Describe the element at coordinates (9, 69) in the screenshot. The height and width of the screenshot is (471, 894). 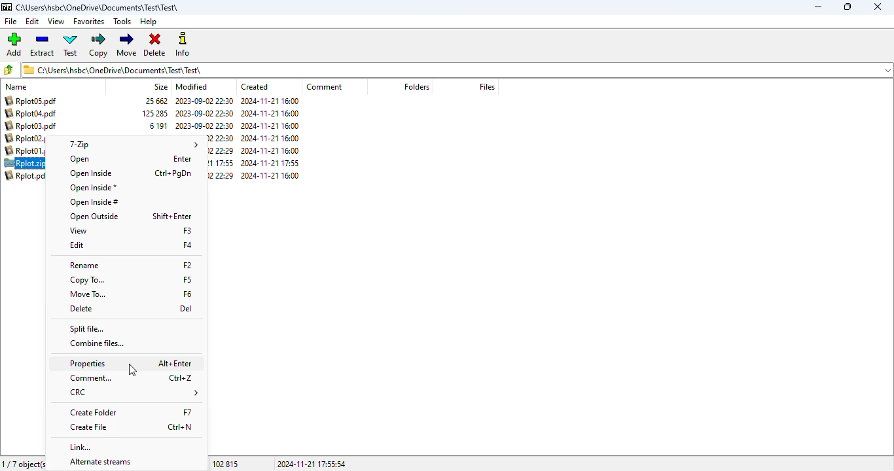
I see `browse folders` at that location.